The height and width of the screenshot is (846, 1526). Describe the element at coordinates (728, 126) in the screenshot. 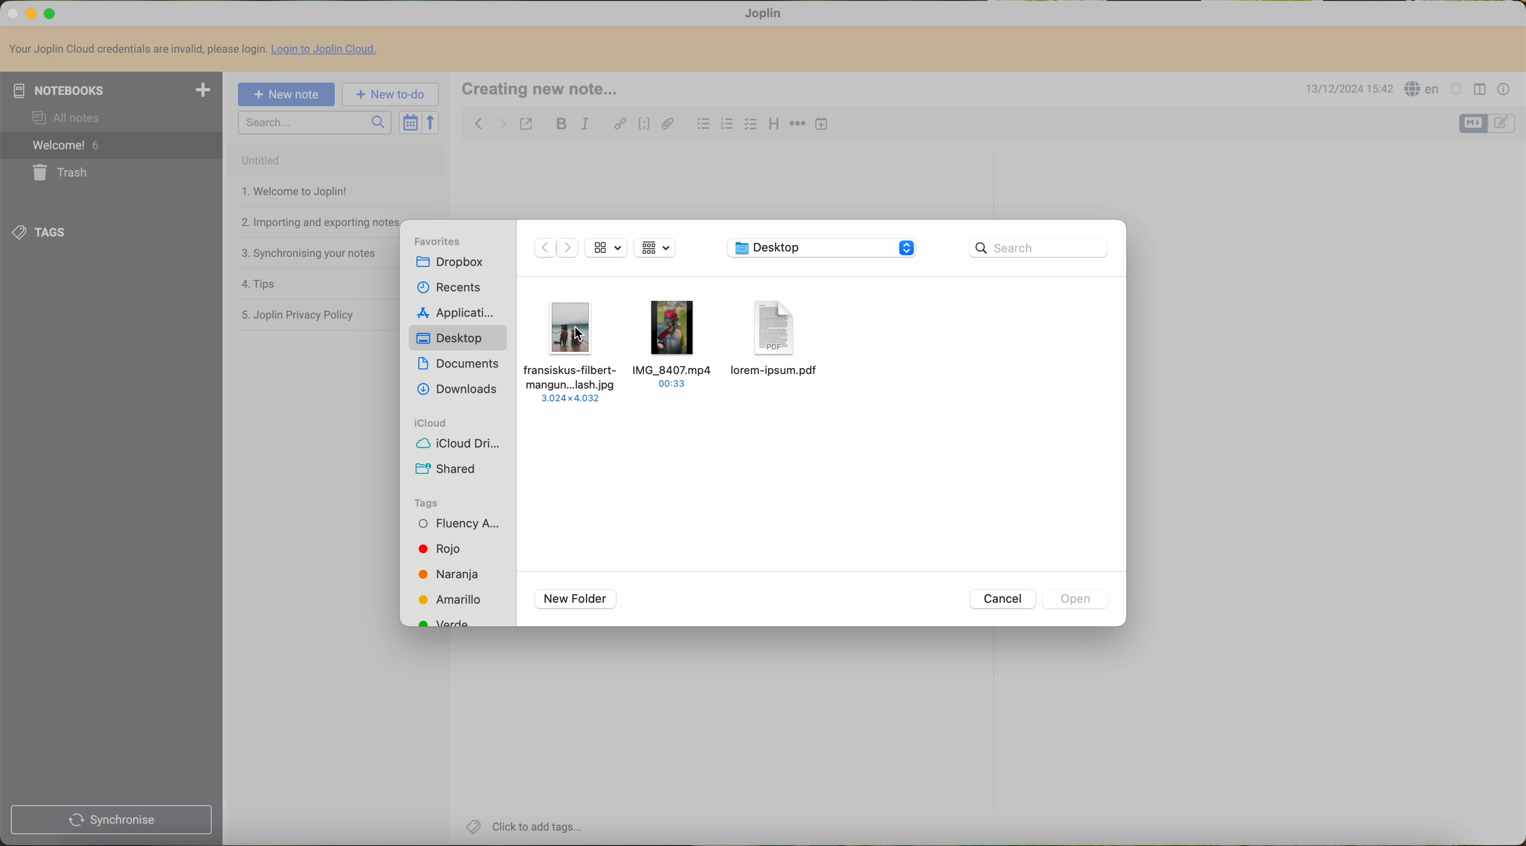

I see `numbered list` at that location.